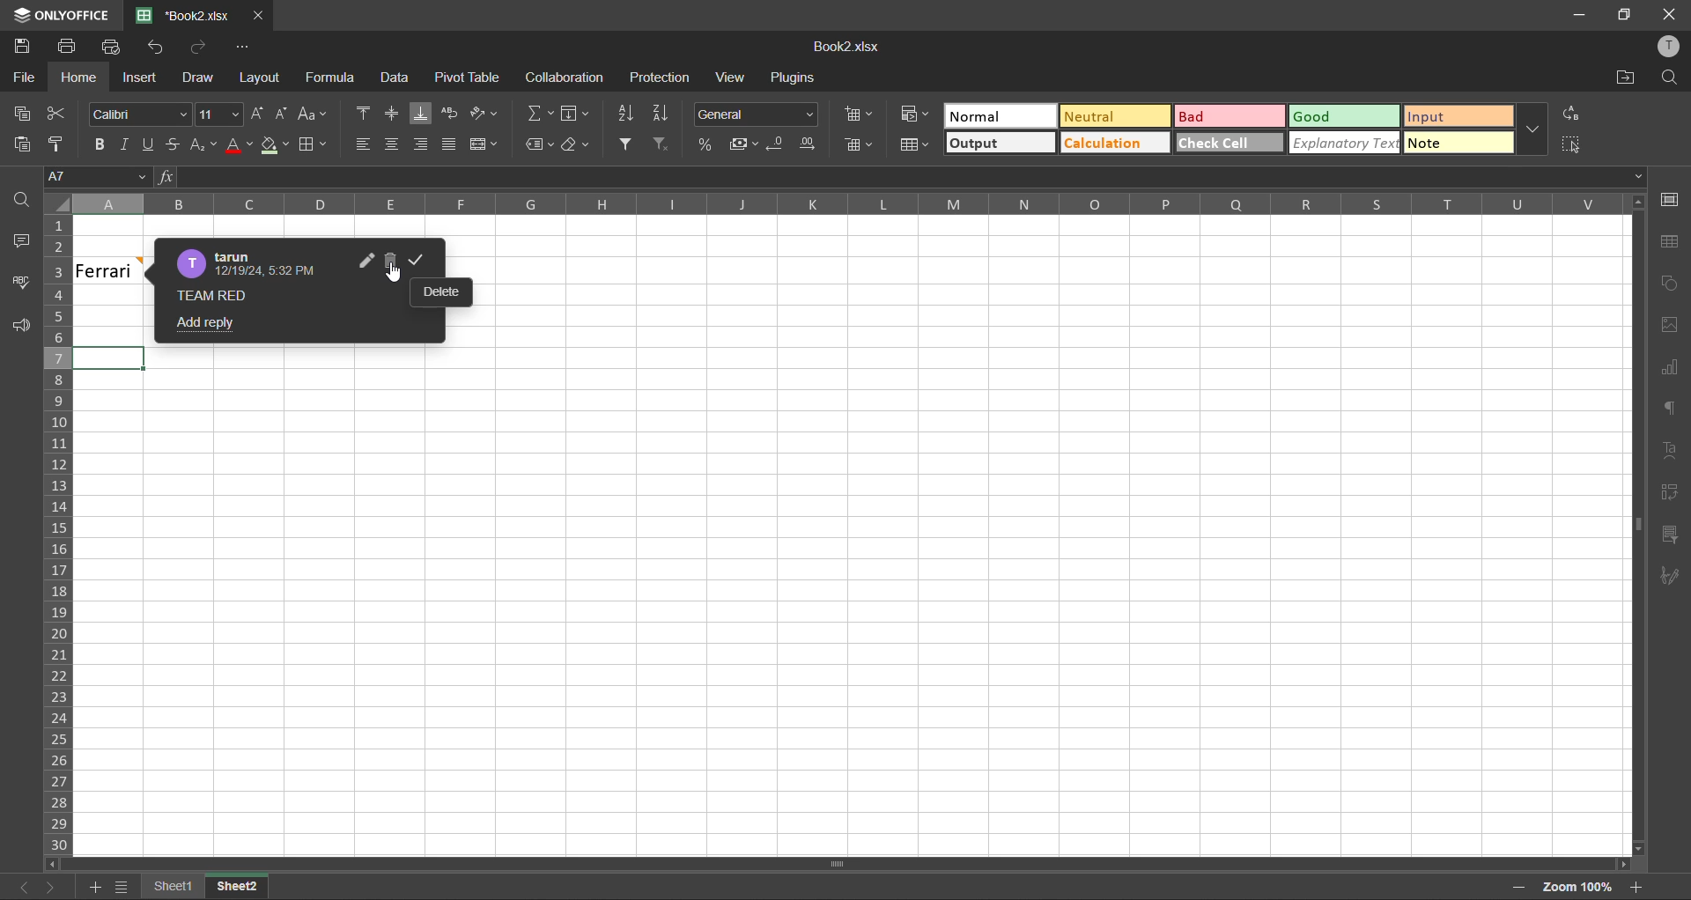 This screenshot has width=1691, height=900. Describe the element at coordinates (1228, 144) in the screenshot. I see `check cell` at that location.